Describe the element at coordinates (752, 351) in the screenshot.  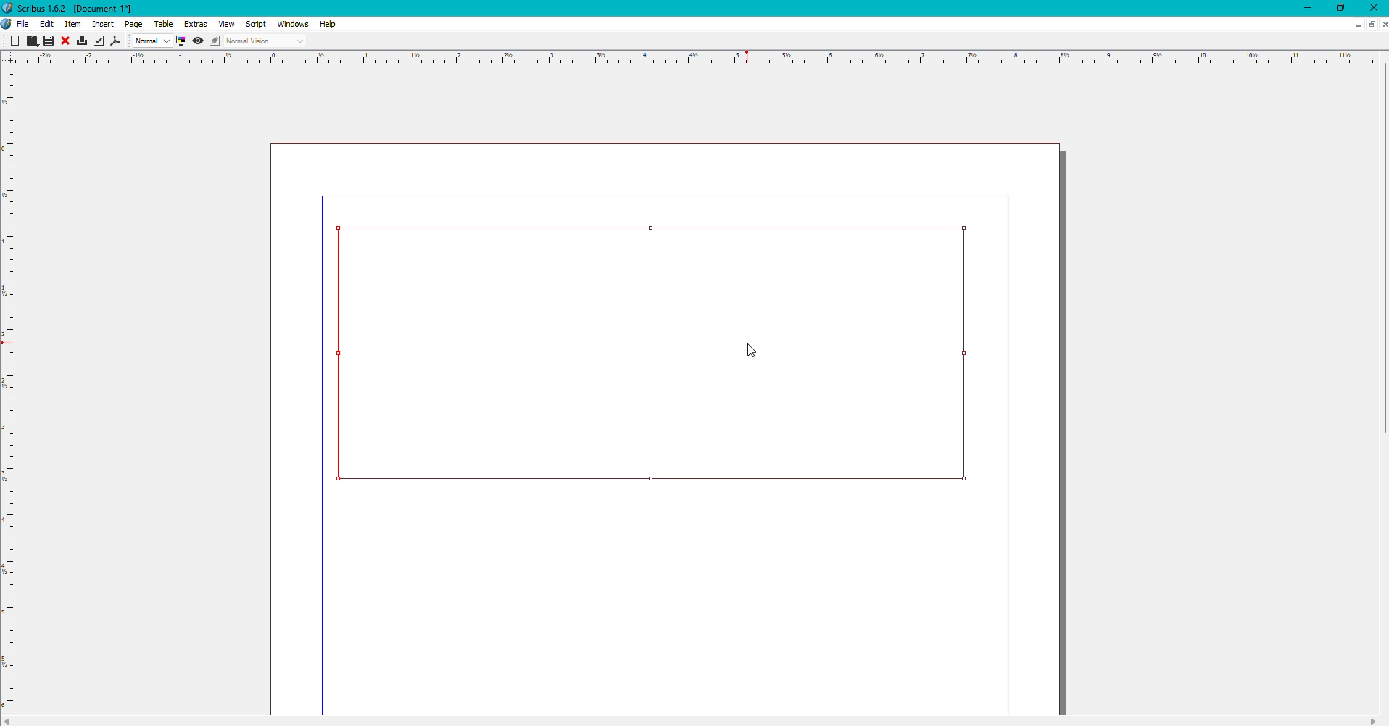
I see `Cursor` at that location.